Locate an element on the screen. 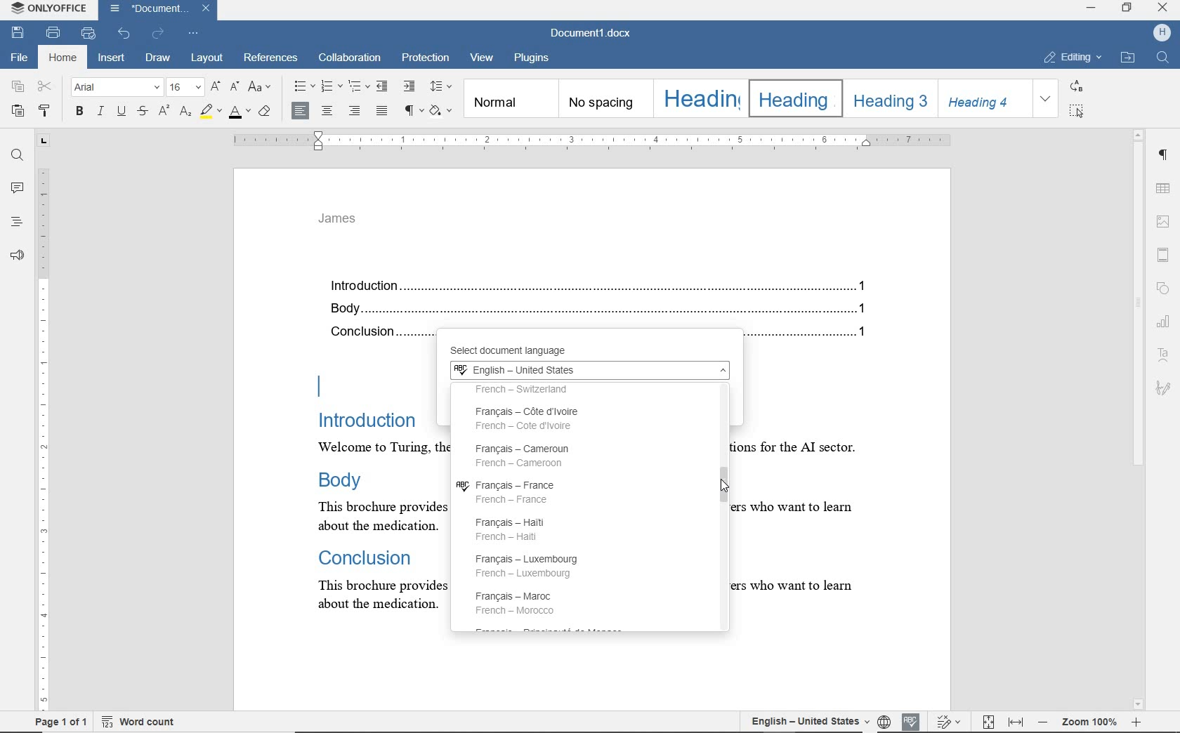 The height and width of the screenshot is (733, 1180). scrollbar is located at coordinates (721, 501).